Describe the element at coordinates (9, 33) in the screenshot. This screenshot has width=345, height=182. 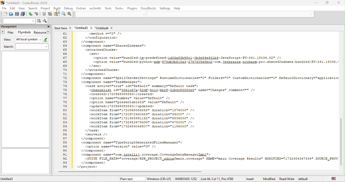
I see `files` at that location.